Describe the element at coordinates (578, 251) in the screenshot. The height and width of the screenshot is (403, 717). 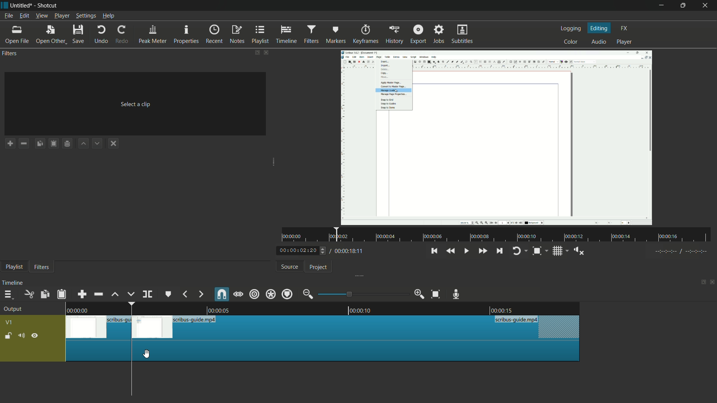
I see `show volume control` at that location.